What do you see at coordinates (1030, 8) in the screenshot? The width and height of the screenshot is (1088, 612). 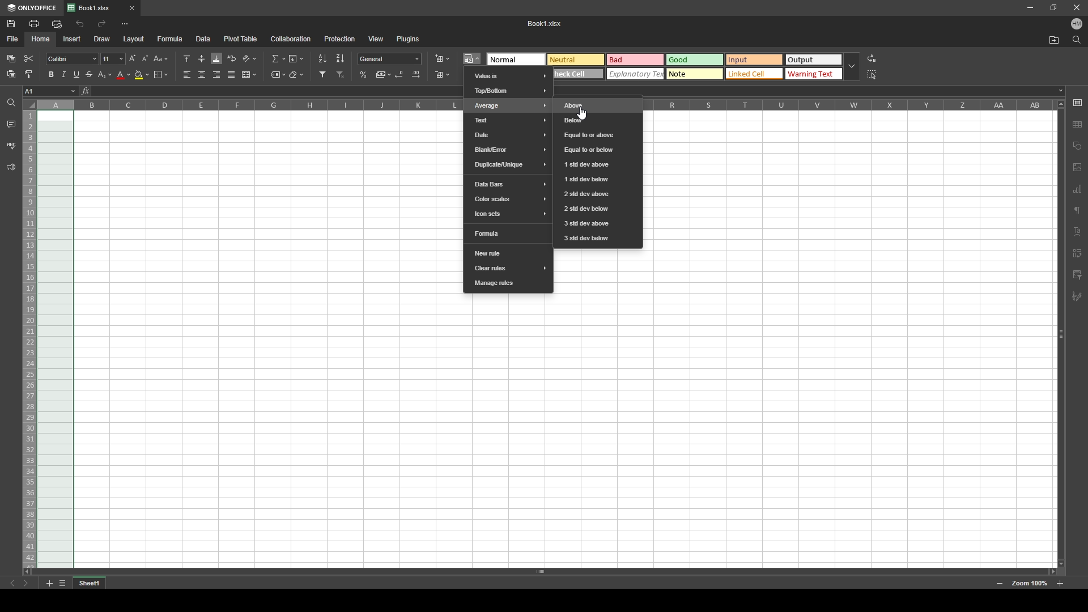 I see `minimize` at bounding box center [1030, 8].